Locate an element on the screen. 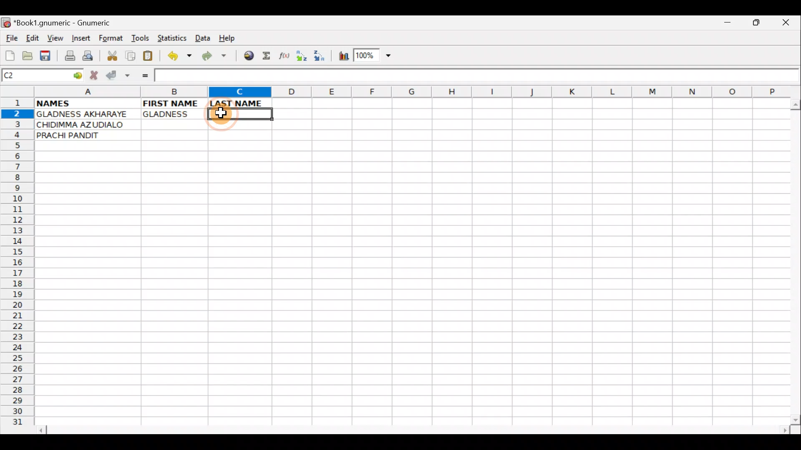  NAMES is located at coordinates (80, 102).